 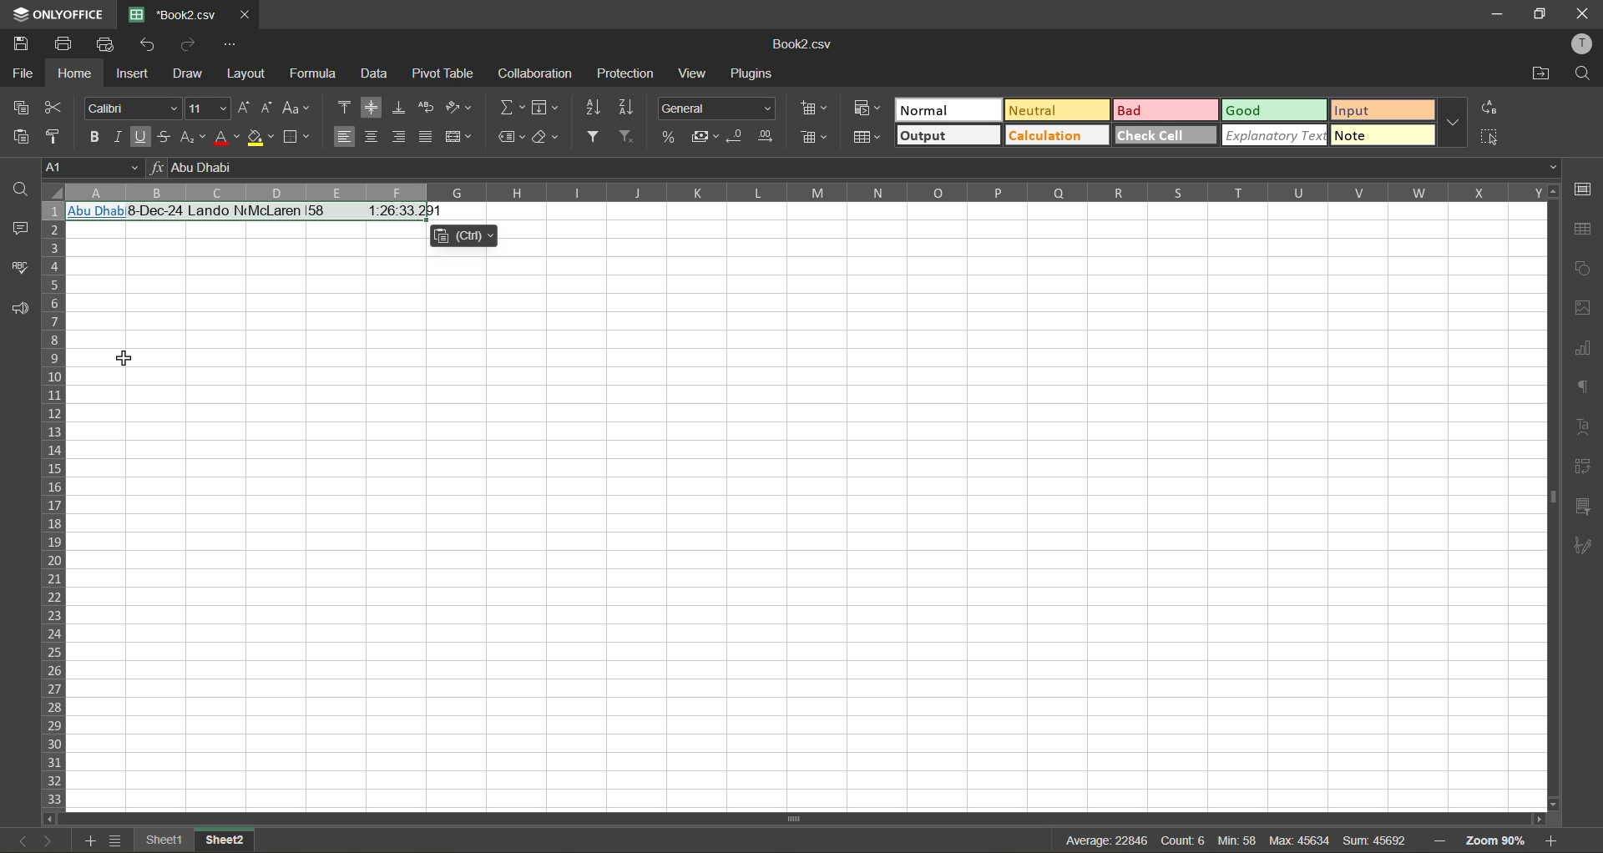 I want to click on calculation, so click(x=1058, y=136).